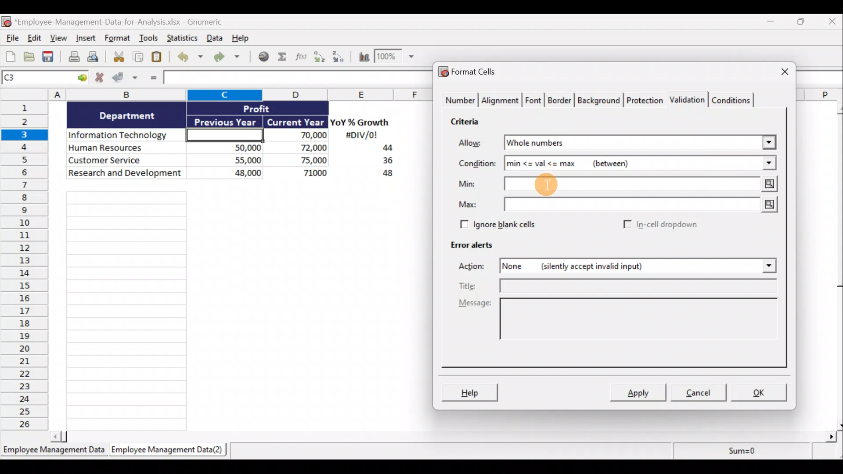 The height and width of the screenshot is (474, 843). I want to click on Sum=0, so click(738, 453).